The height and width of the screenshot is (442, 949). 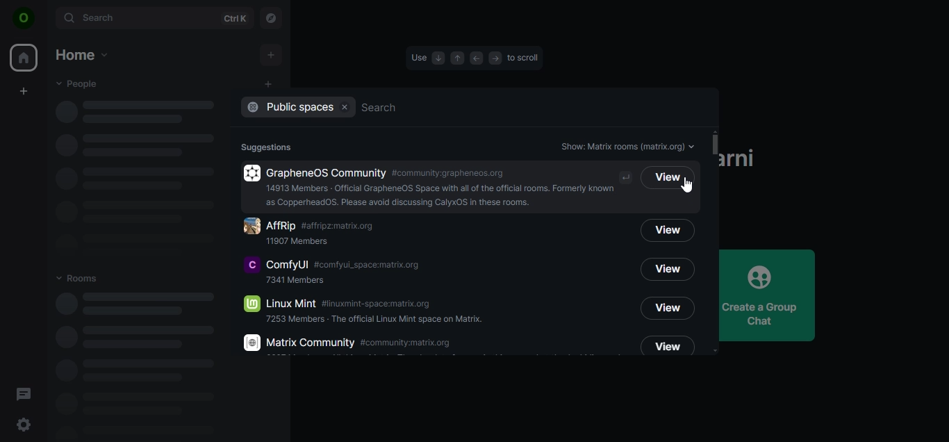 I want to click on use arrows to scroll, so click(x=474, y=58).